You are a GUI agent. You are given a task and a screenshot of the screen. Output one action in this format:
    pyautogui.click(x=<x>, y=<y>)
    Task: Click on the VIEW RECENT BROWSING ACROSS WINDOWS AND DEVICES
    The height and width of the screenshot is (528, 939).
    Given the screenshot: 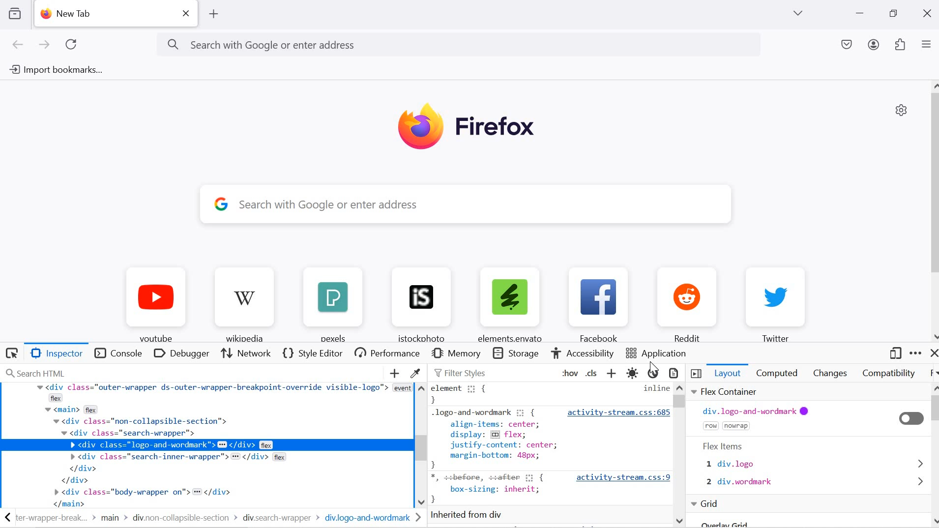 What is the action you would take?
    pyautogui.click(x=16, y=16)
    